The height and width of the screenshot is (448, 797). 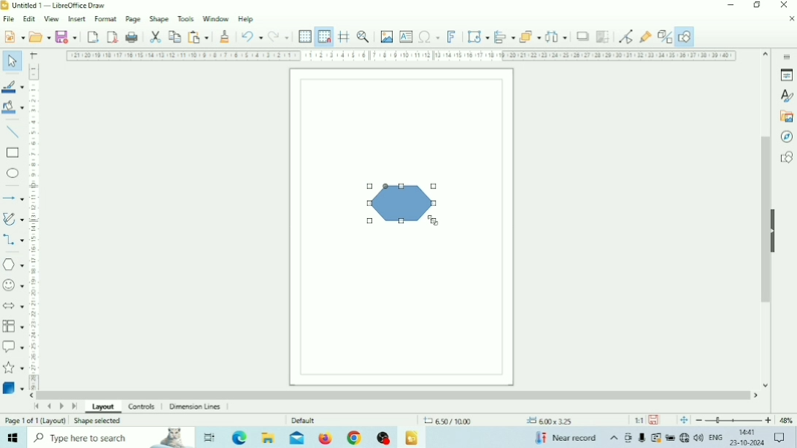 I want to click on Ellipse, so click(x=12, y=173).